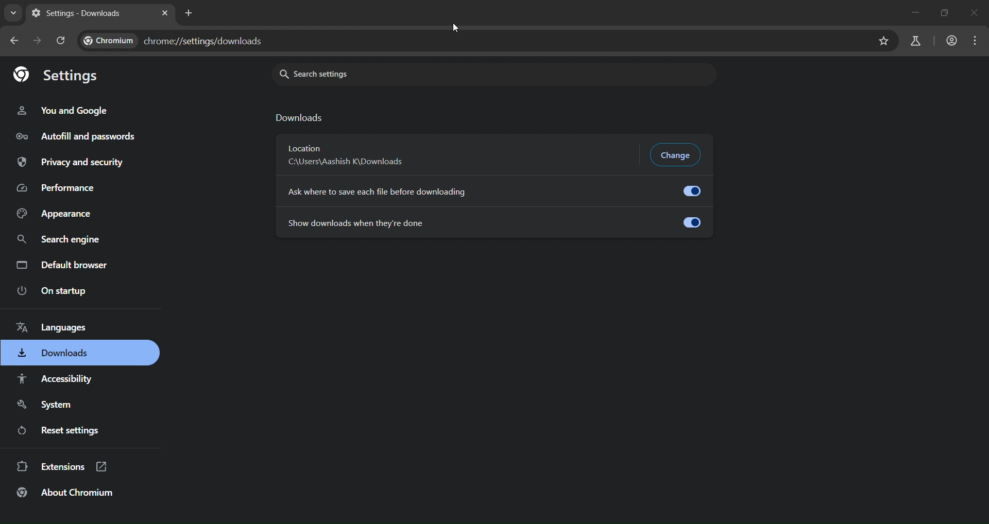  I want to click on downloads, so click(55, 355).